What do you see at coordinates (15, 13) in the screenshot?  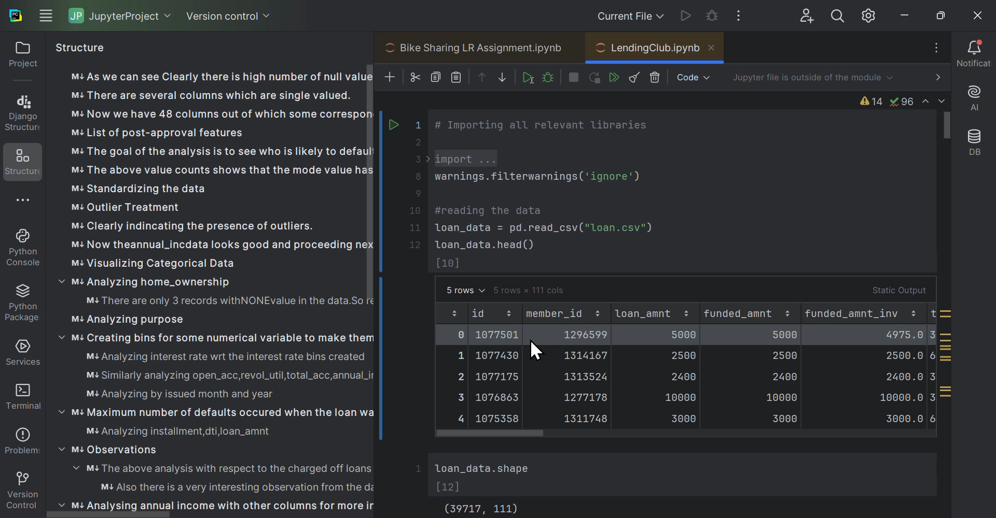 I see `auchar` at bounding box center [15, 13].